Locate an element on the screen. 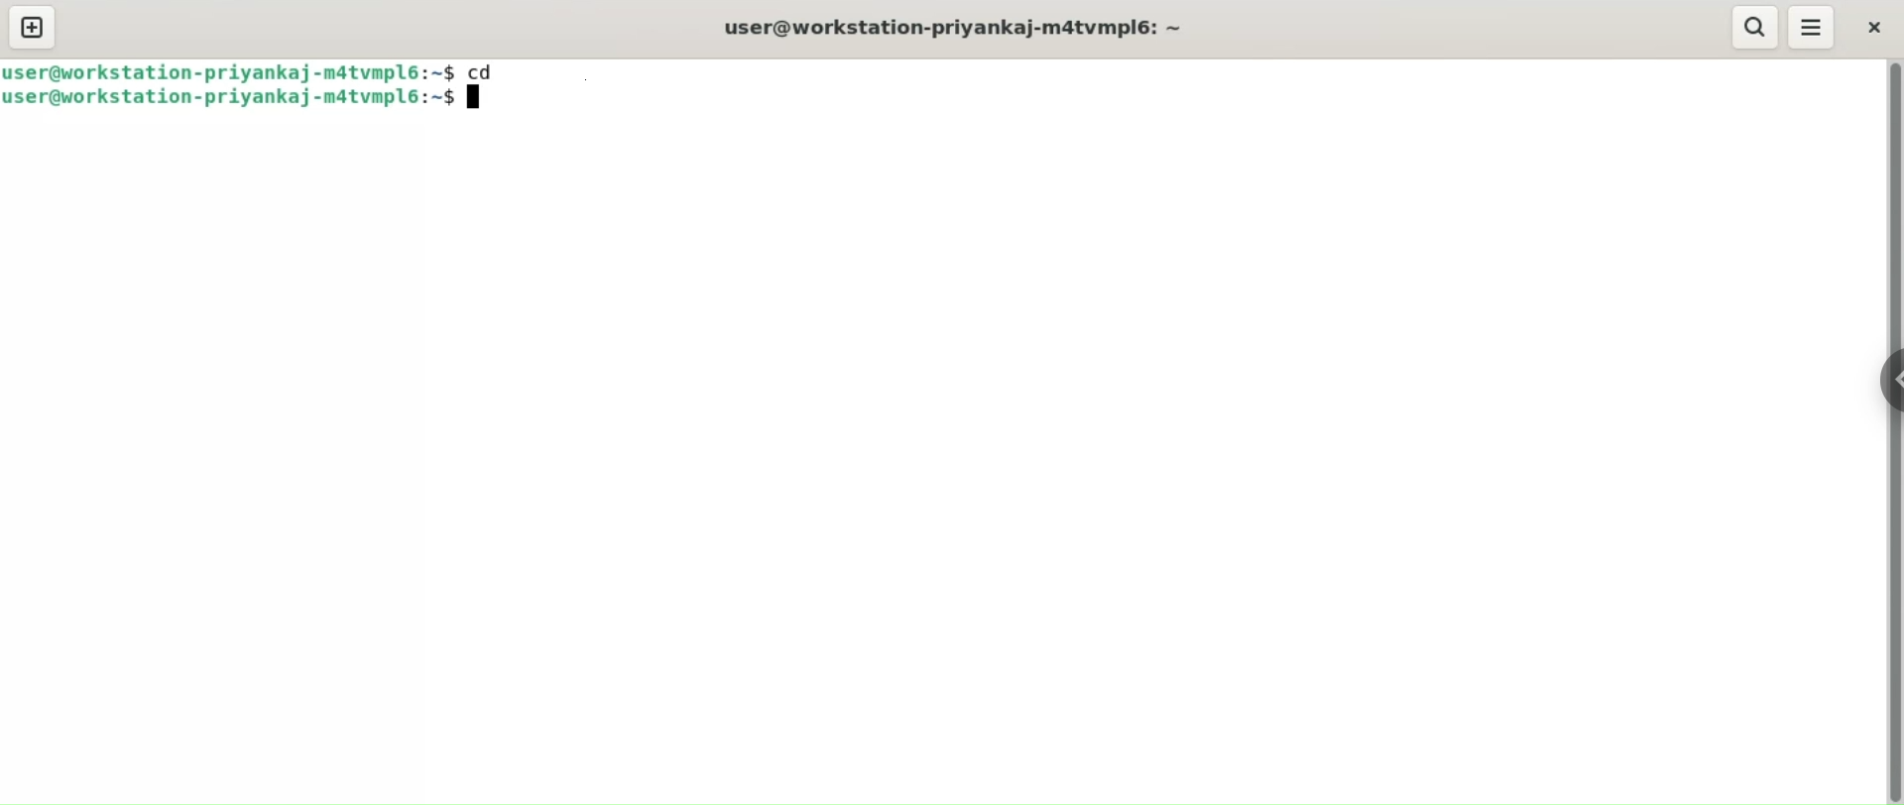 The height and width of the screenshot is (805, 1904). user@workstation-priyankaj-m4atvmpl6:~$ is located at coordinates (242, 99).